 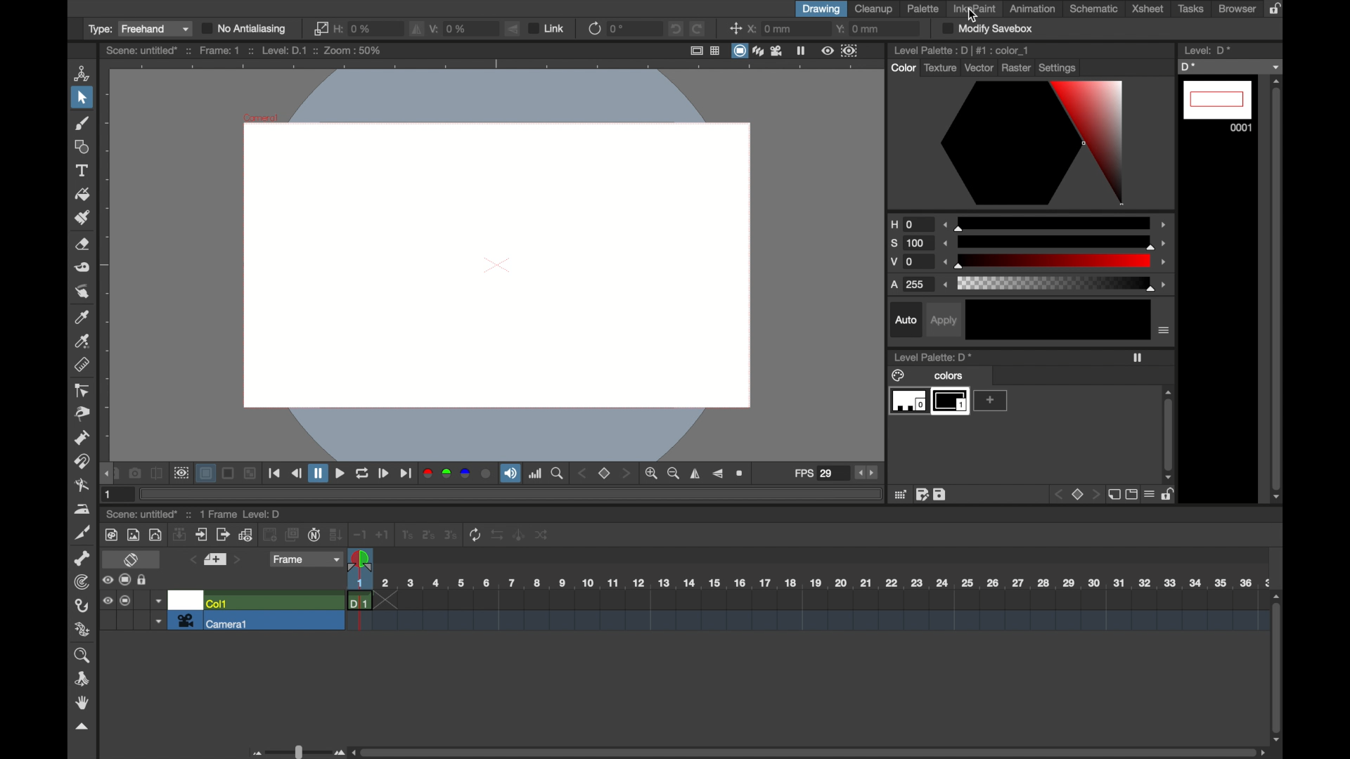 I want to click on stop, so click(x=605, y=474).